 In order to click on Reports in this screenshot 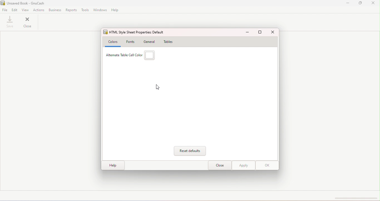, I will do `click(71, 10)`.